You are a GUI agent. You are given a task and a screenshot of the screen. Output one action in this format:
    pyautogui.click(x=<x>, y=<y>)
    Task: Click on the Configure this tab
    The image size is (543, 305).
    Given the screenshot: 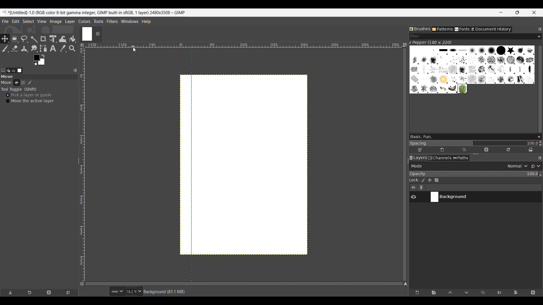 What is the action you would take?
    pyautogui.click(x=540, y=29)
    